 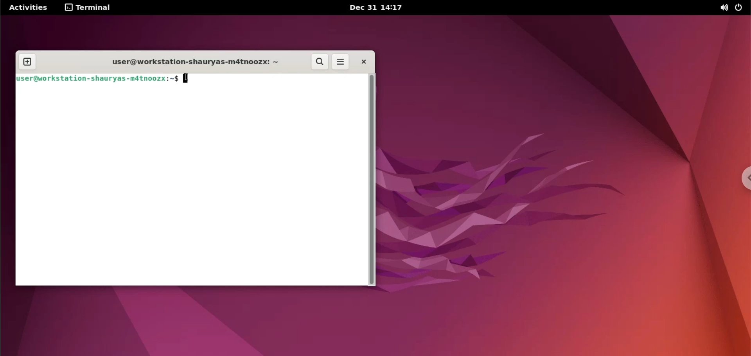 What do you see at coordinates (95, 79) in the screenshot?
I see `user@workstation -shauryas-mdtnoozx:~$ ` at bounding box center [95, 79].